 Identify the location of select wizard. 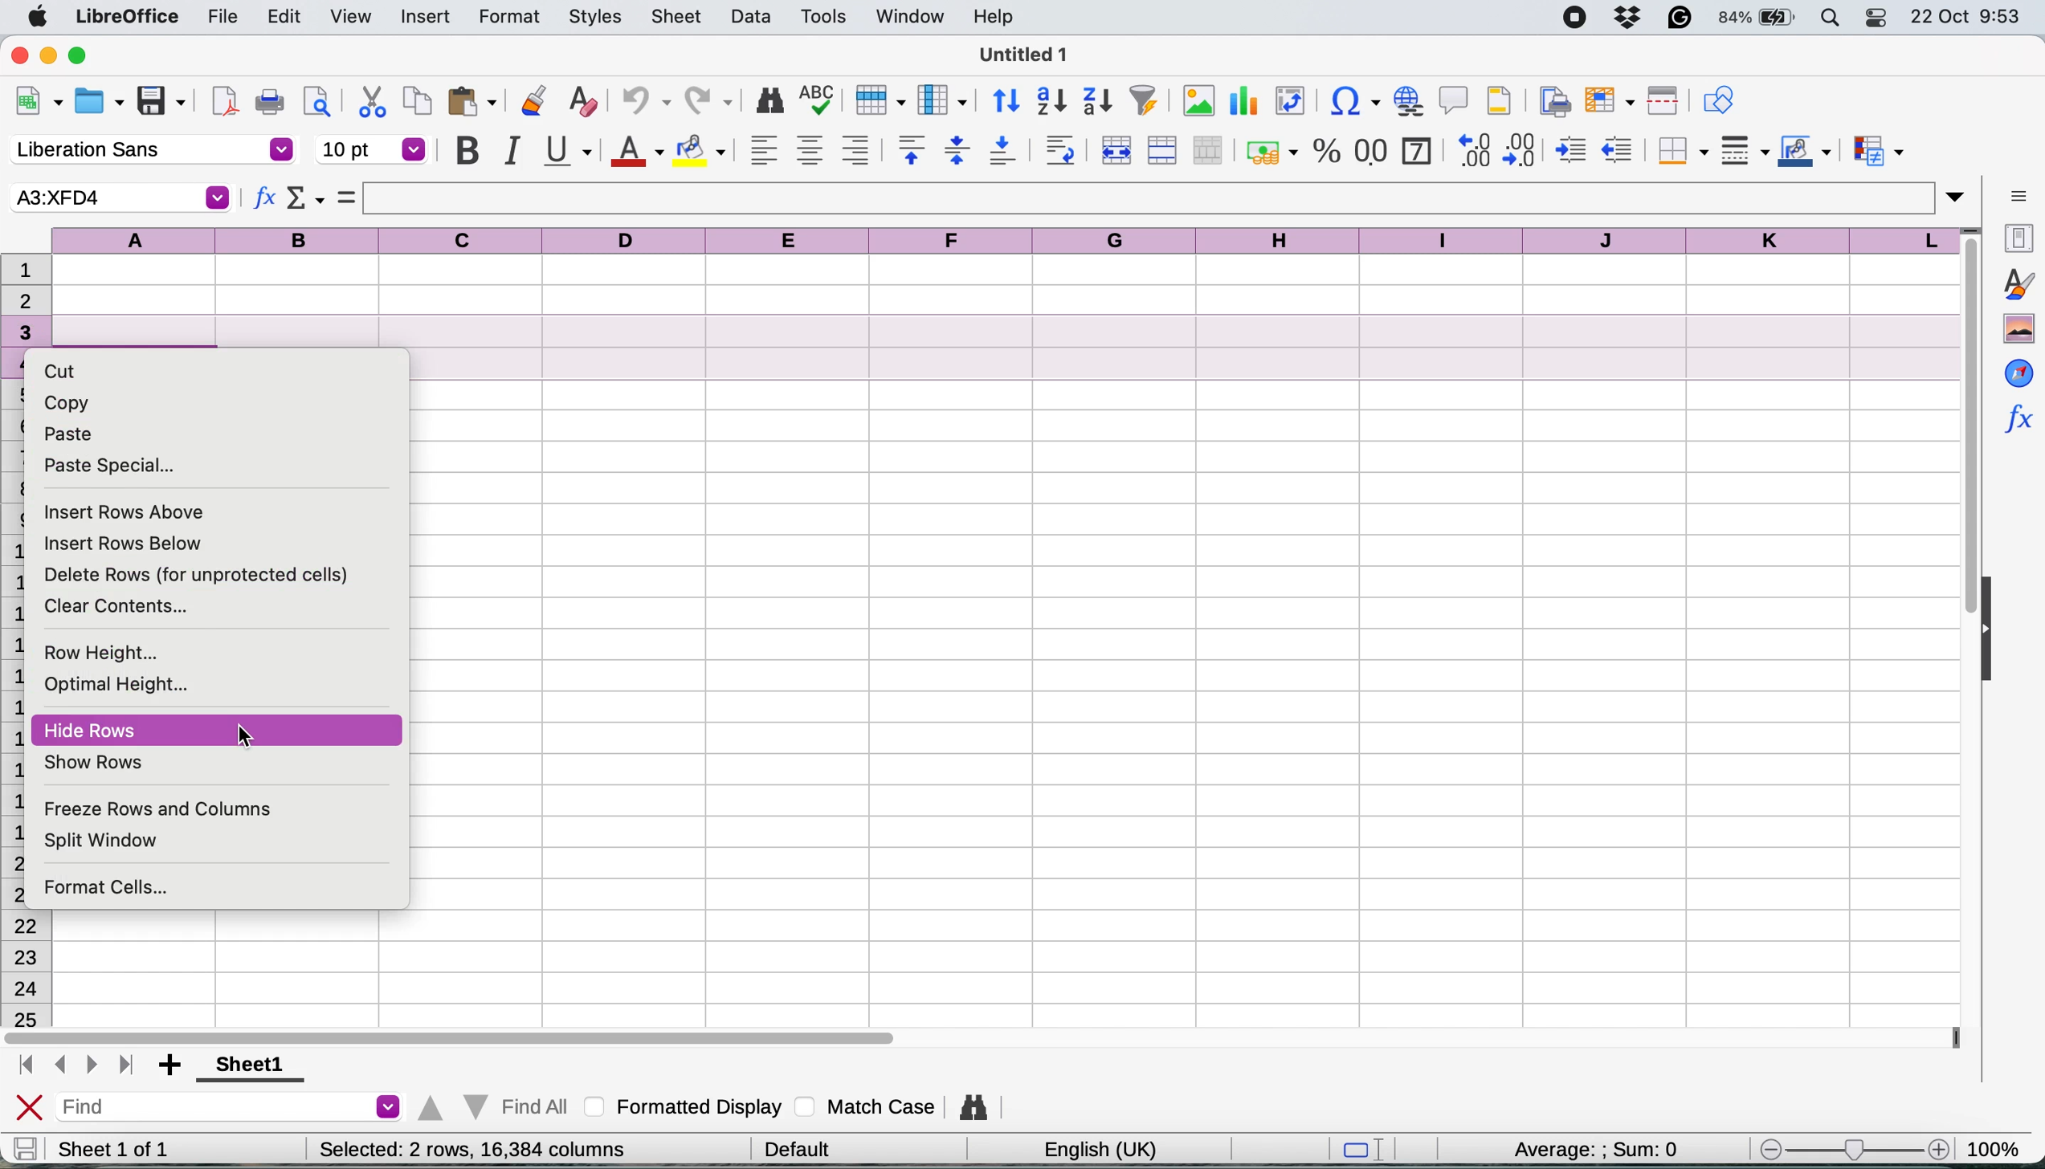
(306, 201).